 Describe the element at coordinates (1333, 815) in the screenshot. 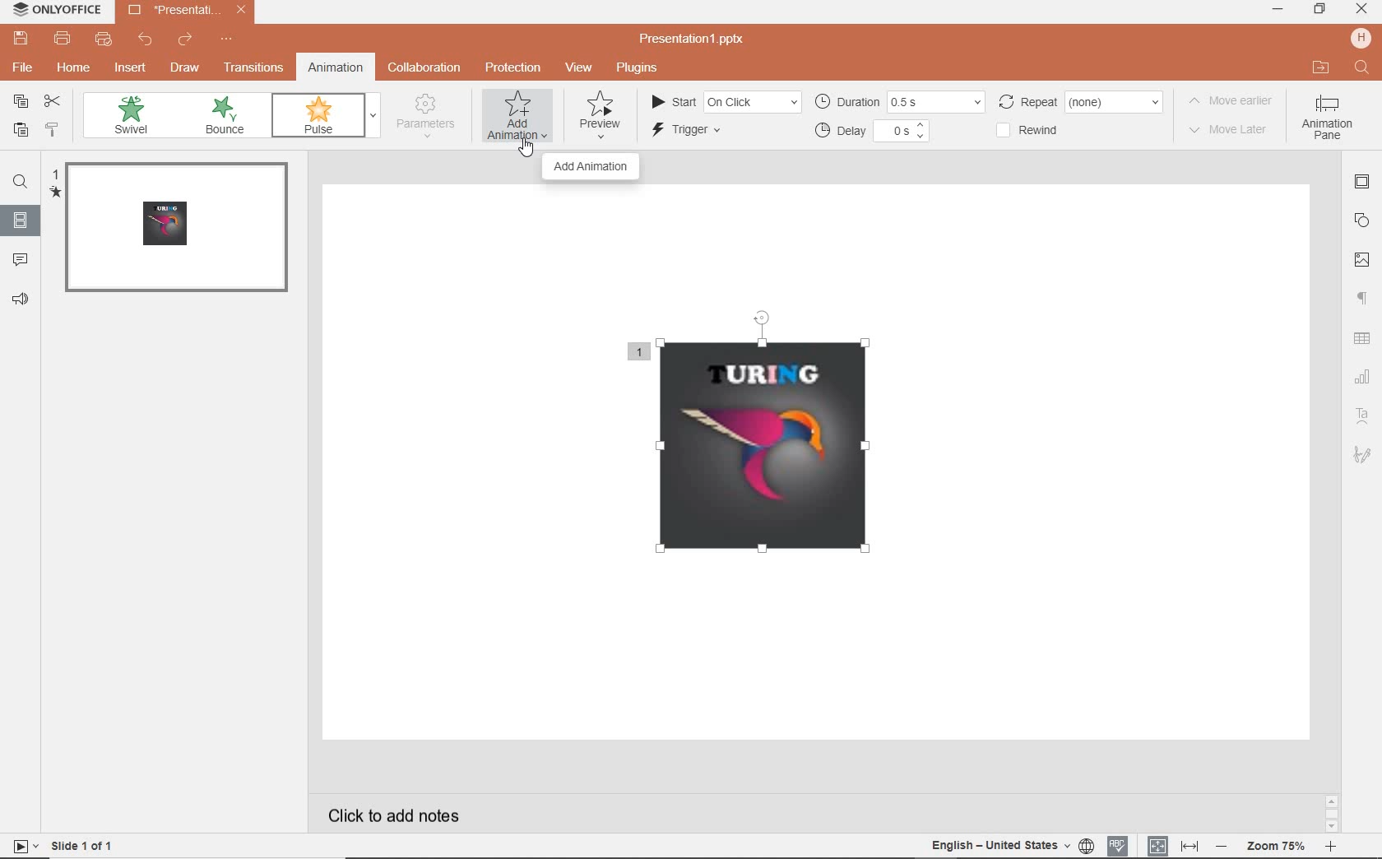

I see `scroll bar` at that location.